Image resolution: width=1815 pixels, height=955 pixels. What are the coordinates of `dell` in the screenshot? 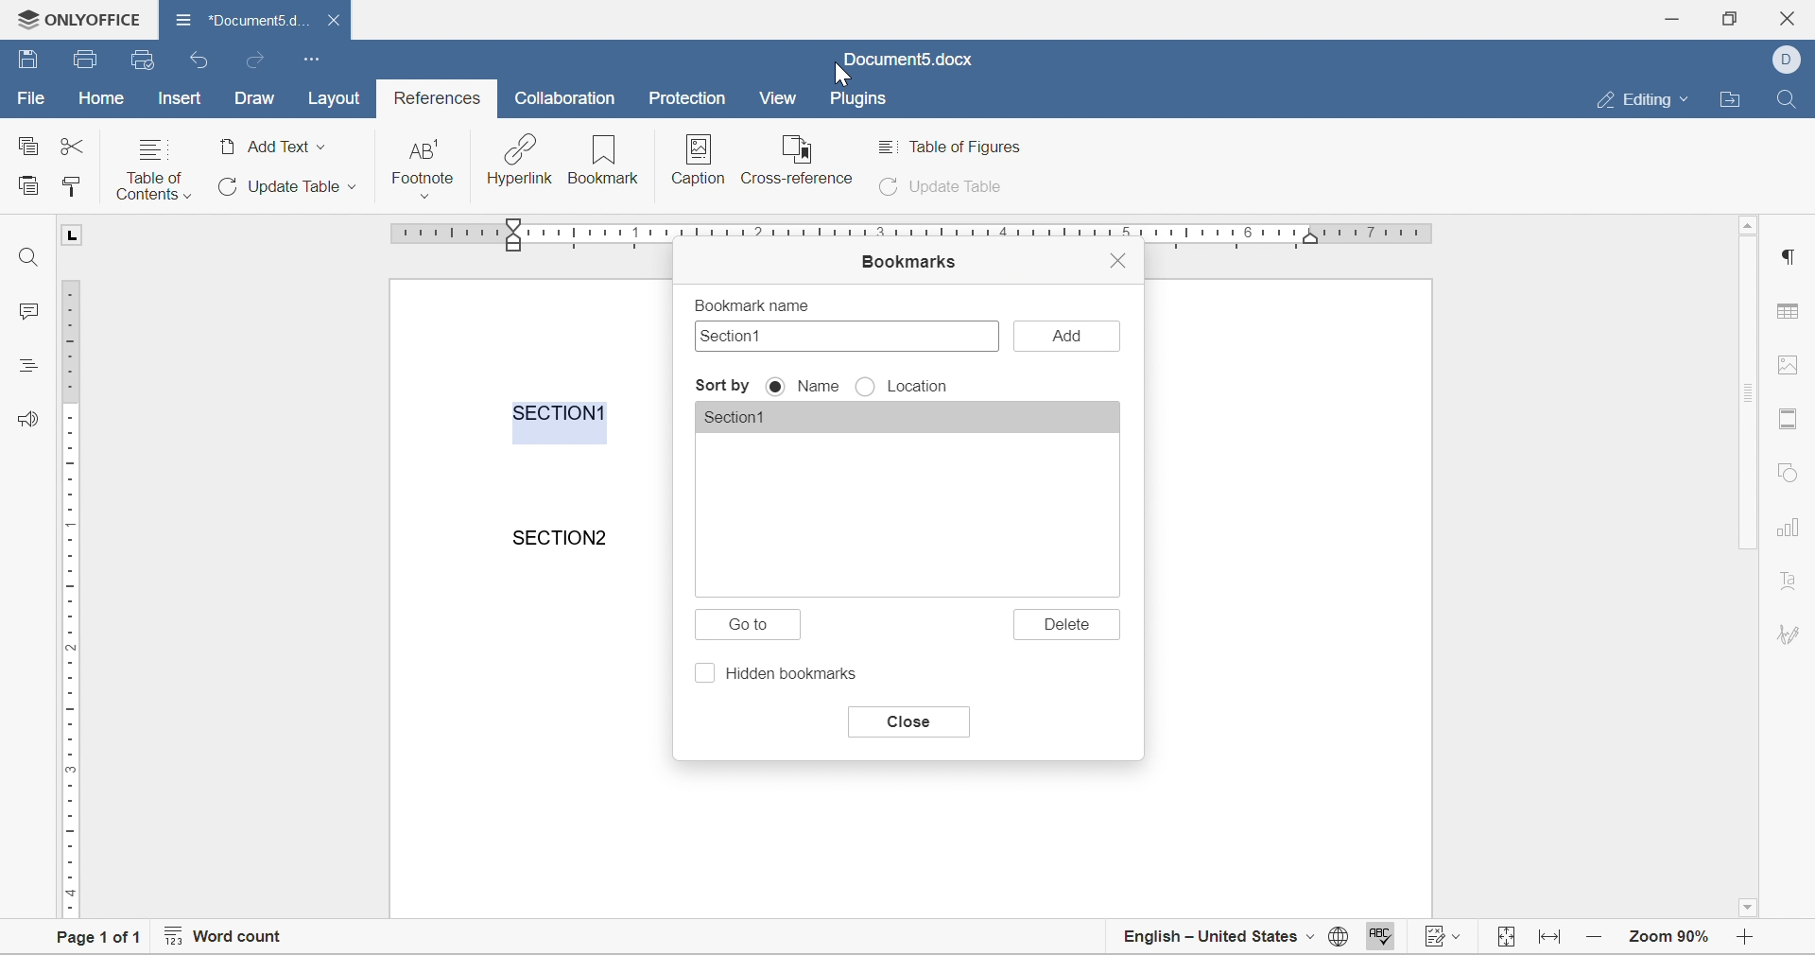 It's located at (1791, 58).